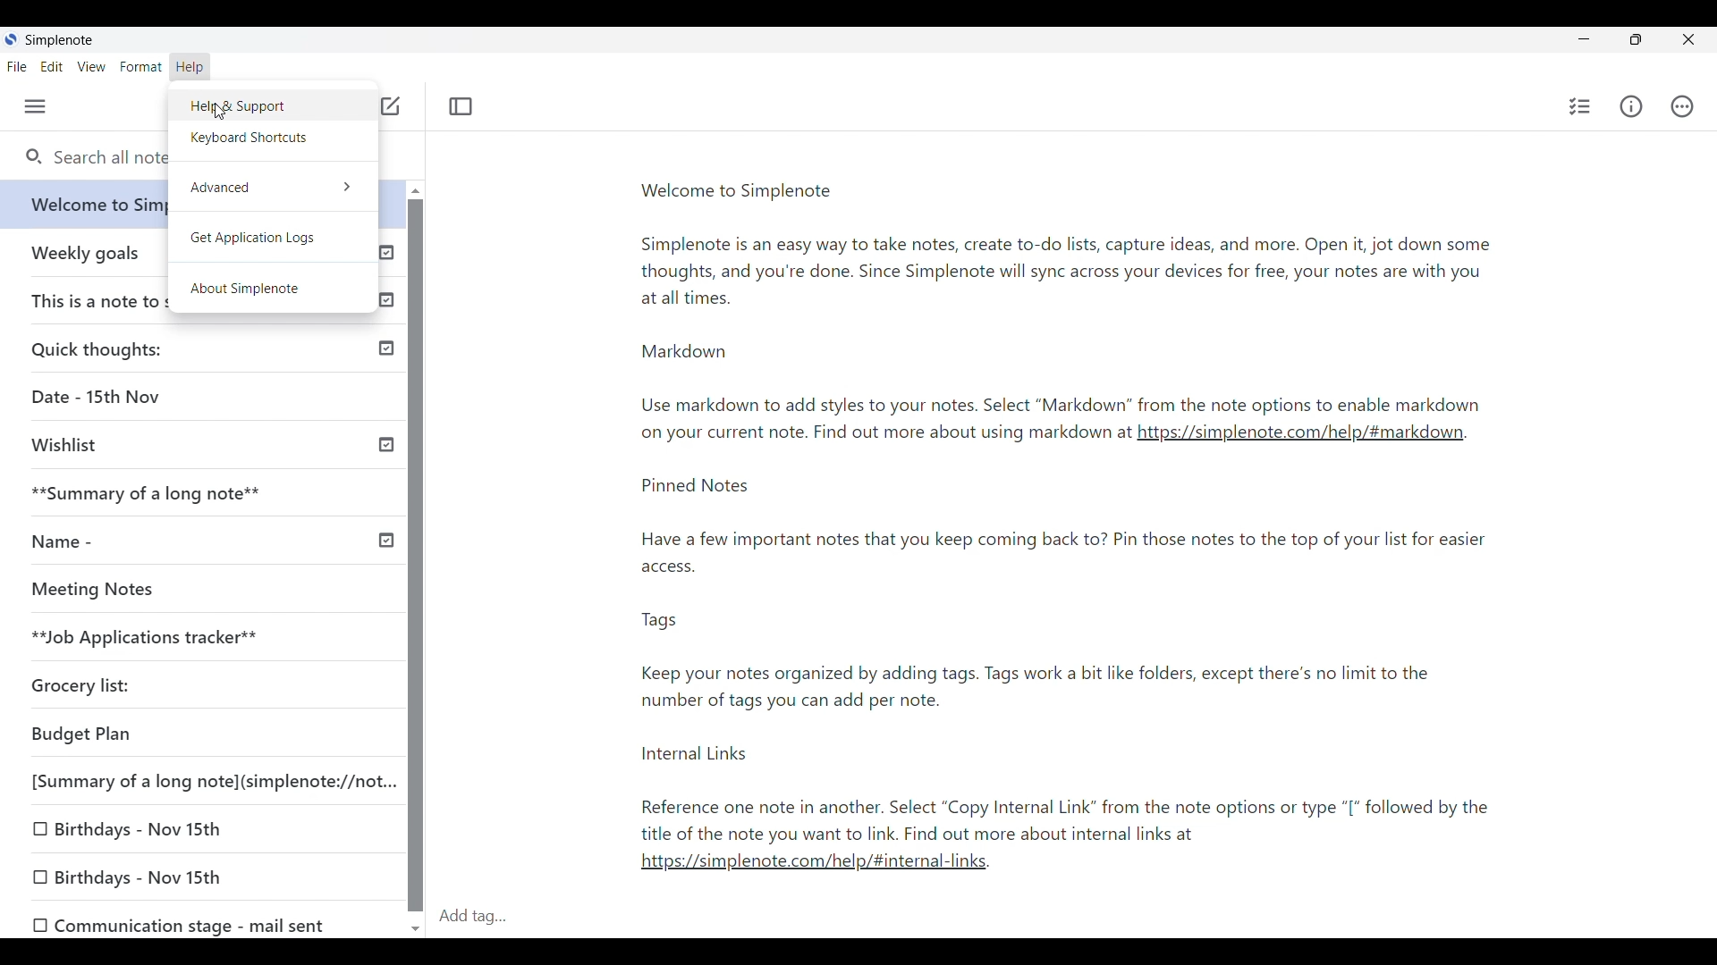 The width and height of the screenshot is (1717, 965). Describe the element at coordinates (94, 159) in the screenshot. I see `Search all notes and tags` at that location.